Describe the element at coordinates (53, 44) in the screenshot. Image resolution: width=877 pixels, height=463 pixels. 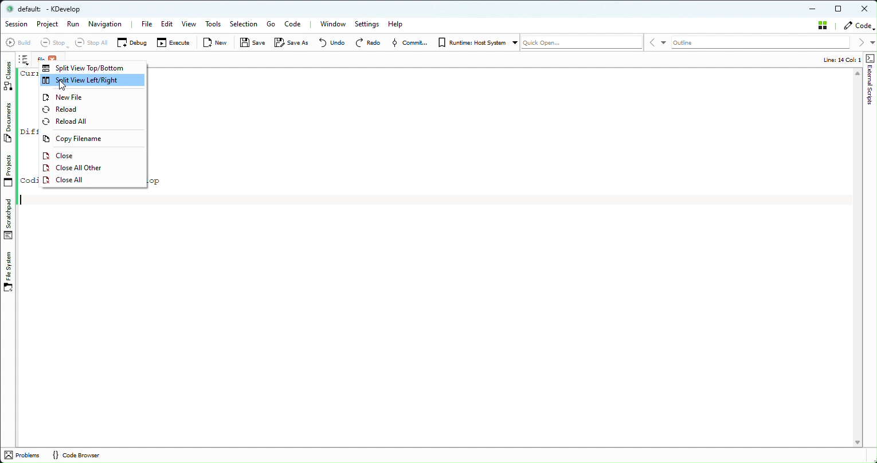
I see `Stop` at that location.